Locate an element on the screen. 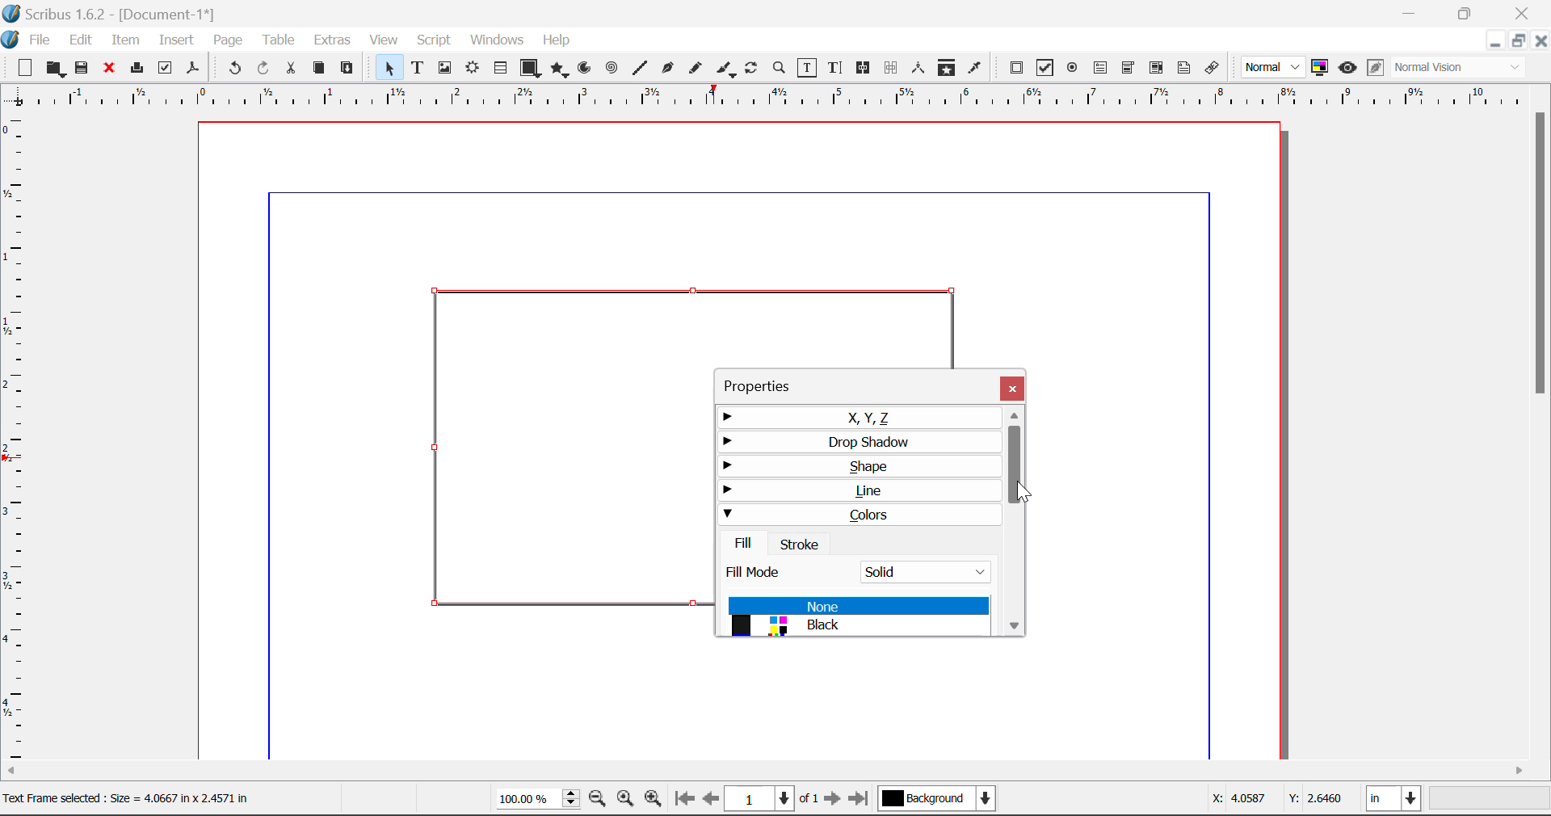 The height and width of the screenshot is (816, 1551). Save is located at coordinates (83, 68).